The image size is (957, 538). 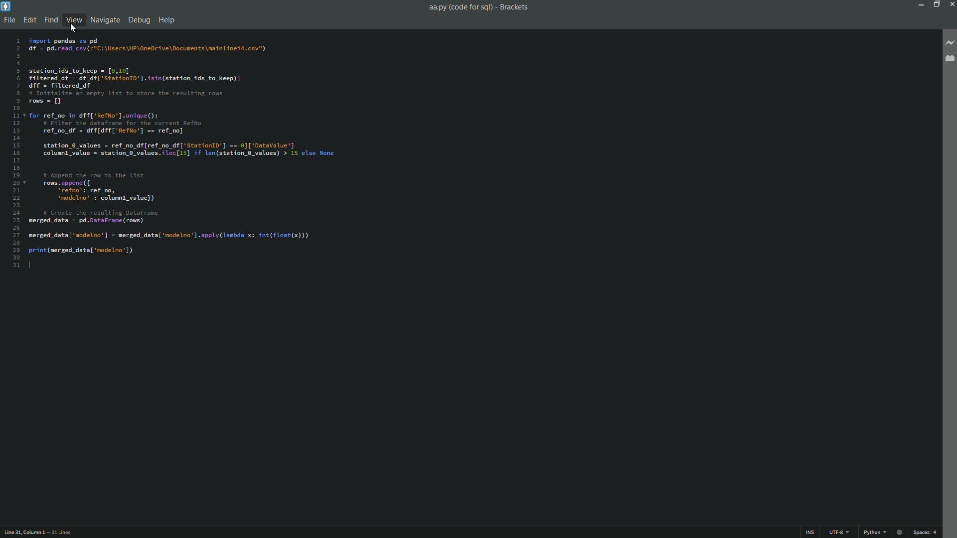 I want to click on live preview, so click(x=949, y=41).